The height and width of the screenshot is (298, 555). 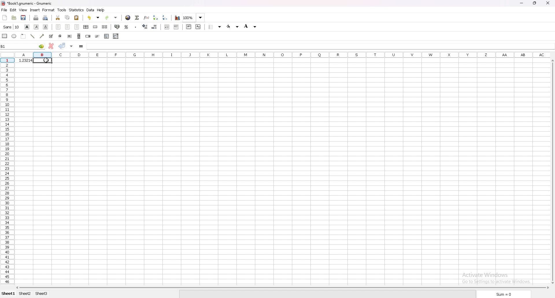 What do you see at coordinates (12, 27) in the screenshot?
I see `font` at bounding box center [12, 27].